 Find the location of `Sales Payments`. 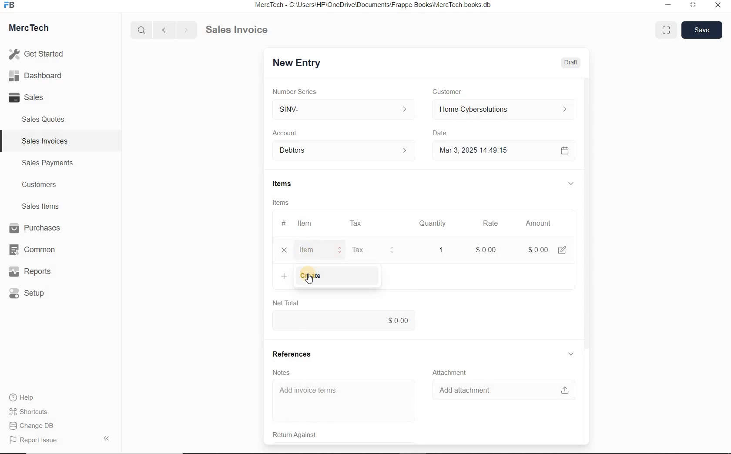

Sales Payments is located at coordinates (46, 163).